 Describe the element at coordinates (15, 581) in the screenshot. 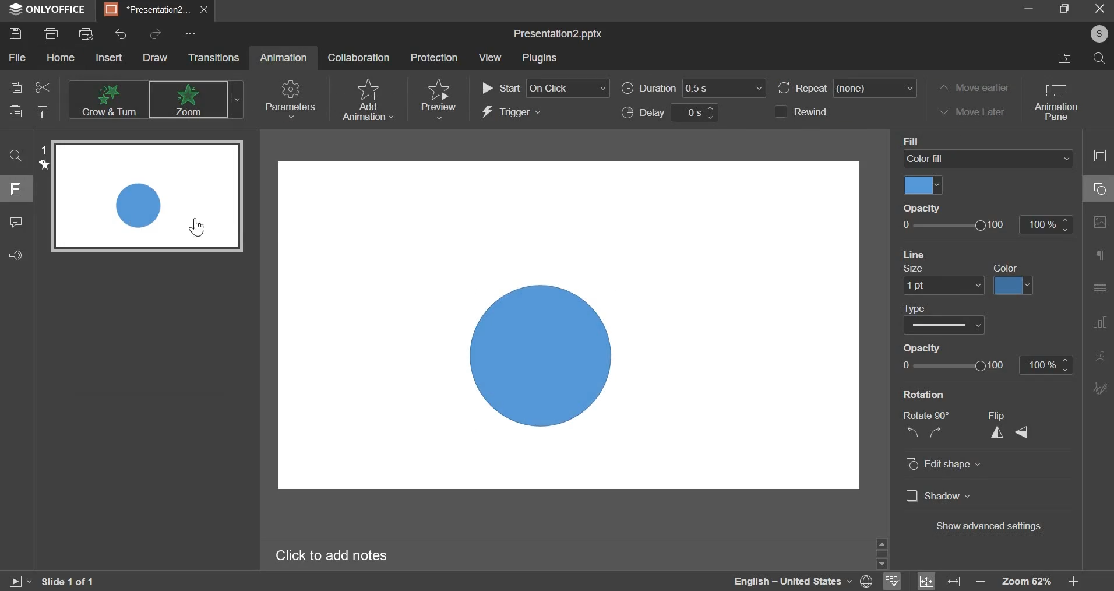

I see `play` at that location.